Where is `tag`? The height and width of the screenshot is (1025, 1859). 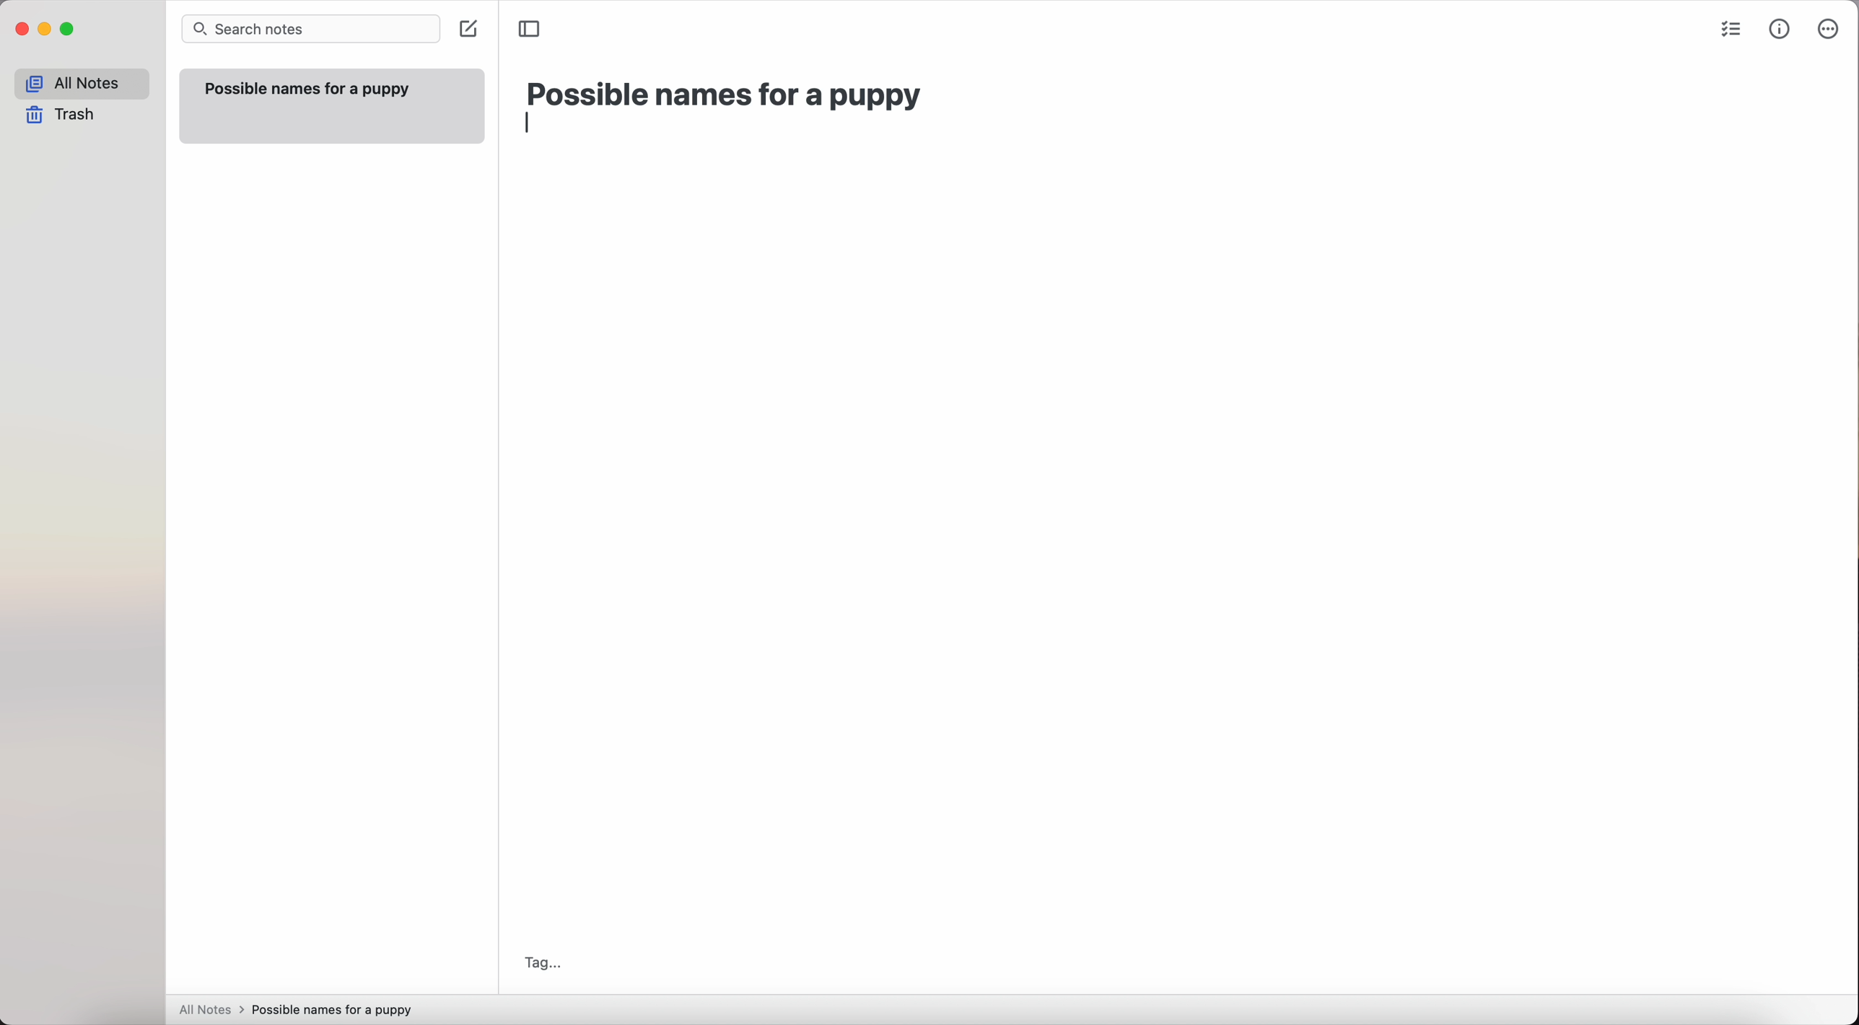
tag is located at coordinates (541, 962).